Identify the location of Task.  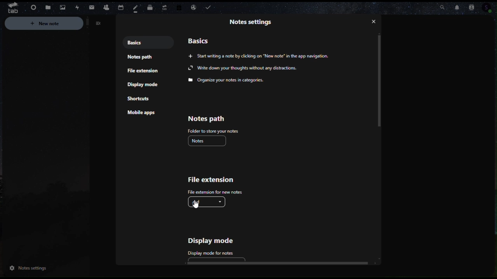
(210, 8).